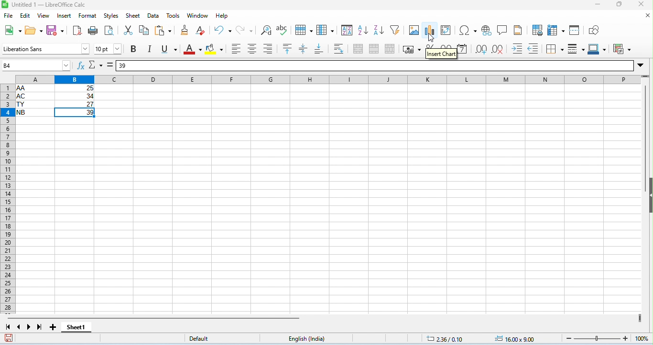 The height and width of the screenshot is (345, 653). I want to click on add decimal, so click(481, 50).